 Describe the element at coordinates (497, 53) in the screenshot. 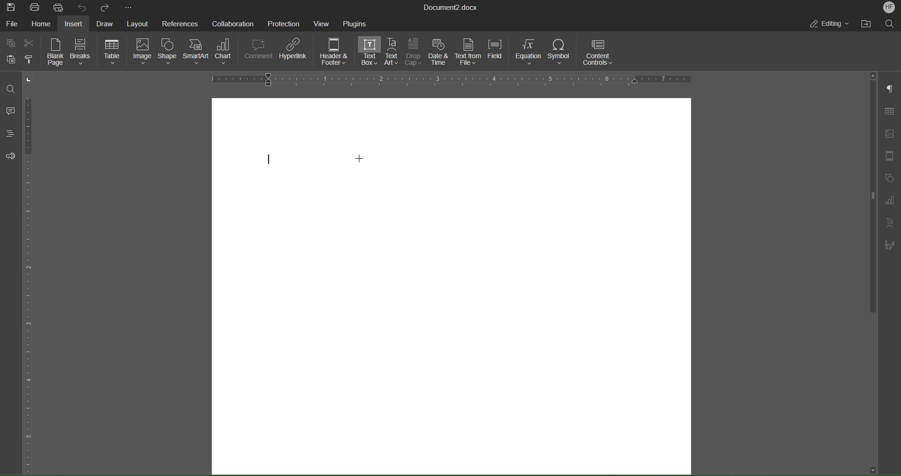

I see `Field` at that location.